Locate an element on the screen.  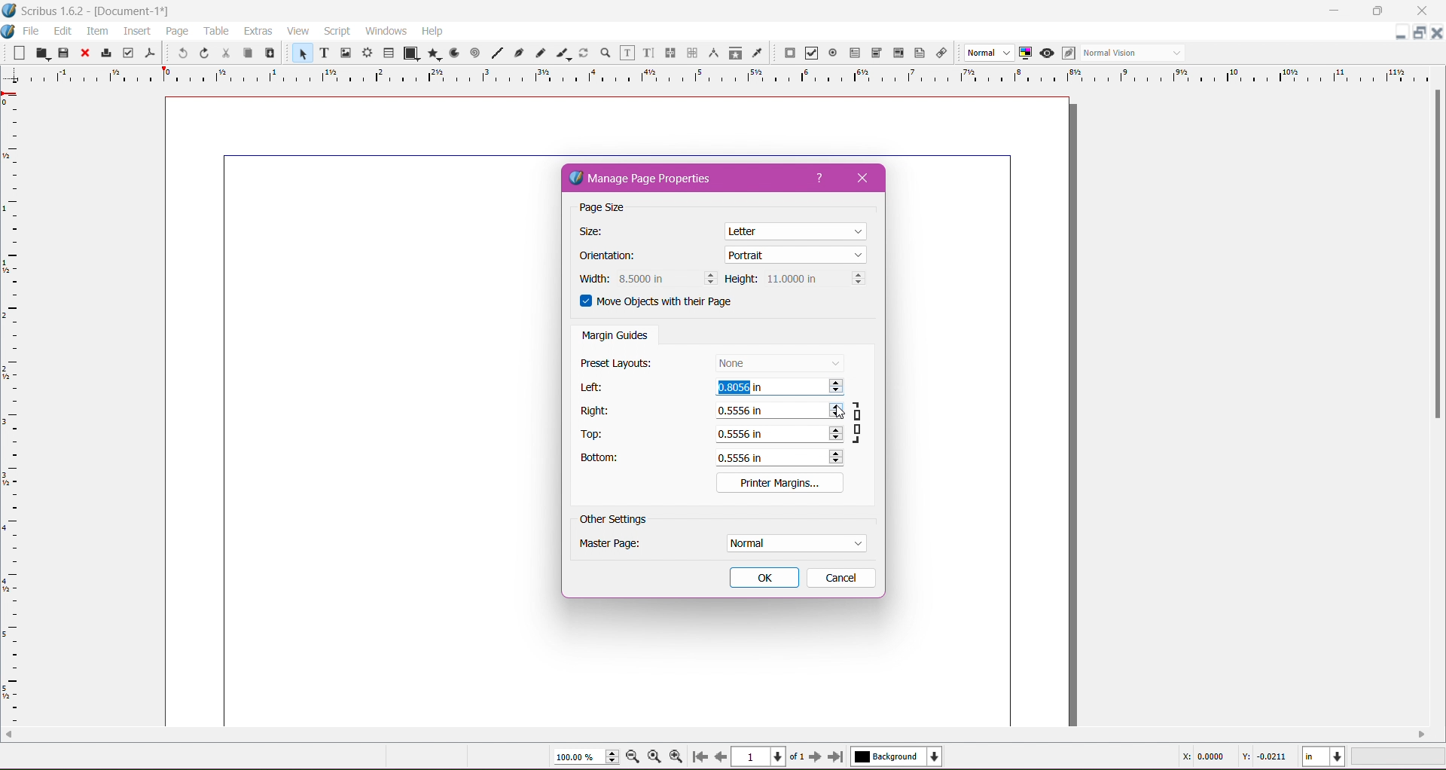
Eye Dropper is located at coordinates (757, 53).